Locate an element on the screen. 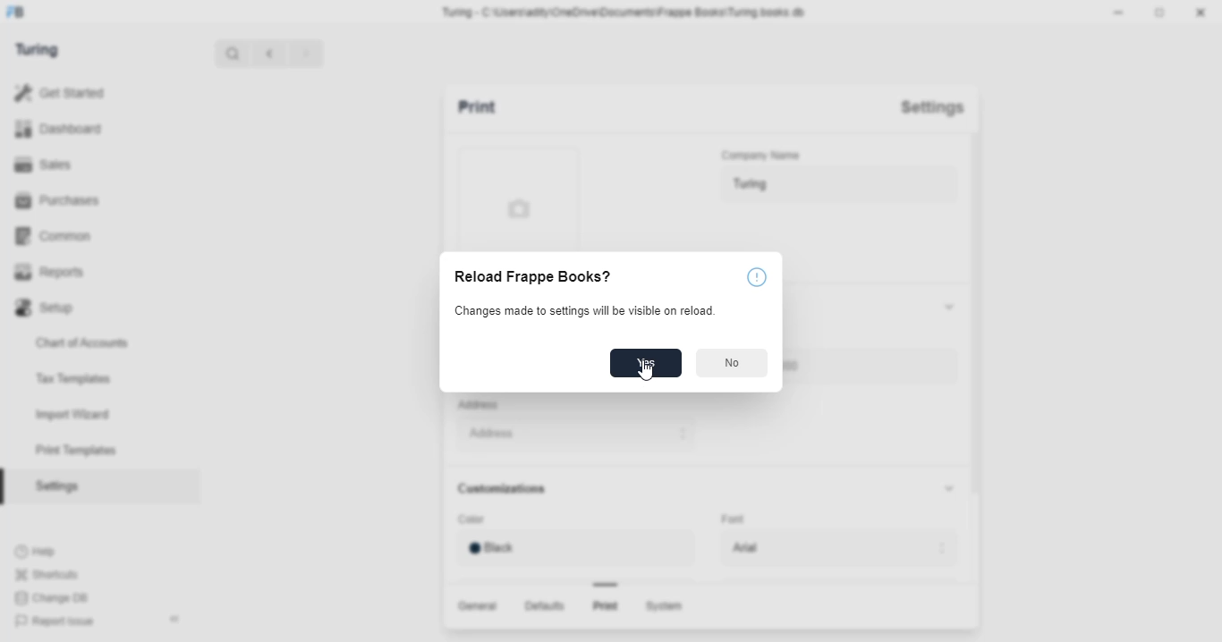 The height and width of the screenshot is (642, 1222). Color is located at coordinates (505, 519).